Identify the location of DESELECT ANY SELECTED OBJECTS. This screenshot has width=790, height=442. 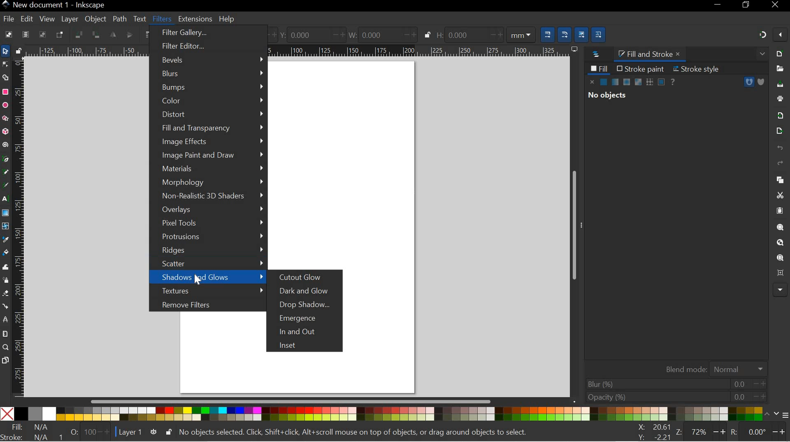
(42, 34).